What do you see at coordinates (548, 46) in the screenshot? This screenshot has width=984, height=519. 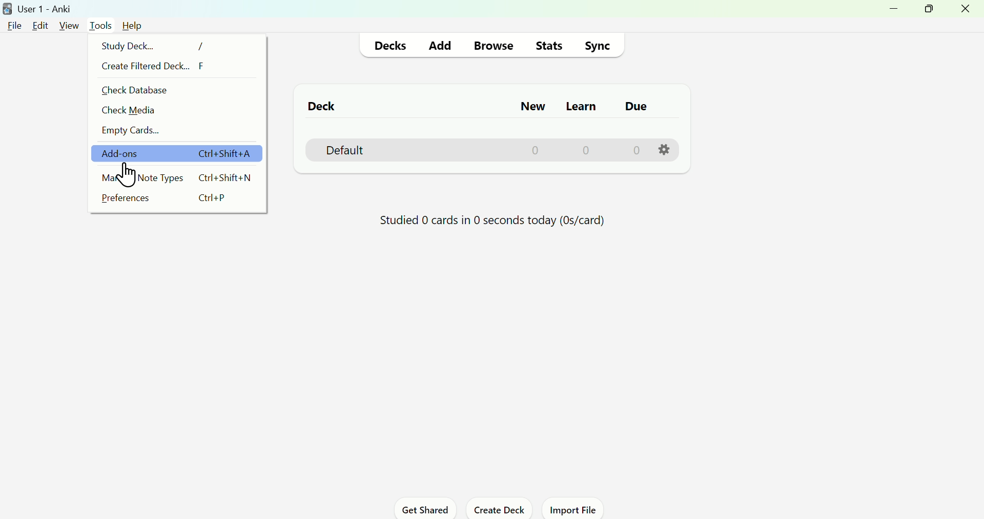 I see `Stats` at bounding box center [548, 46].